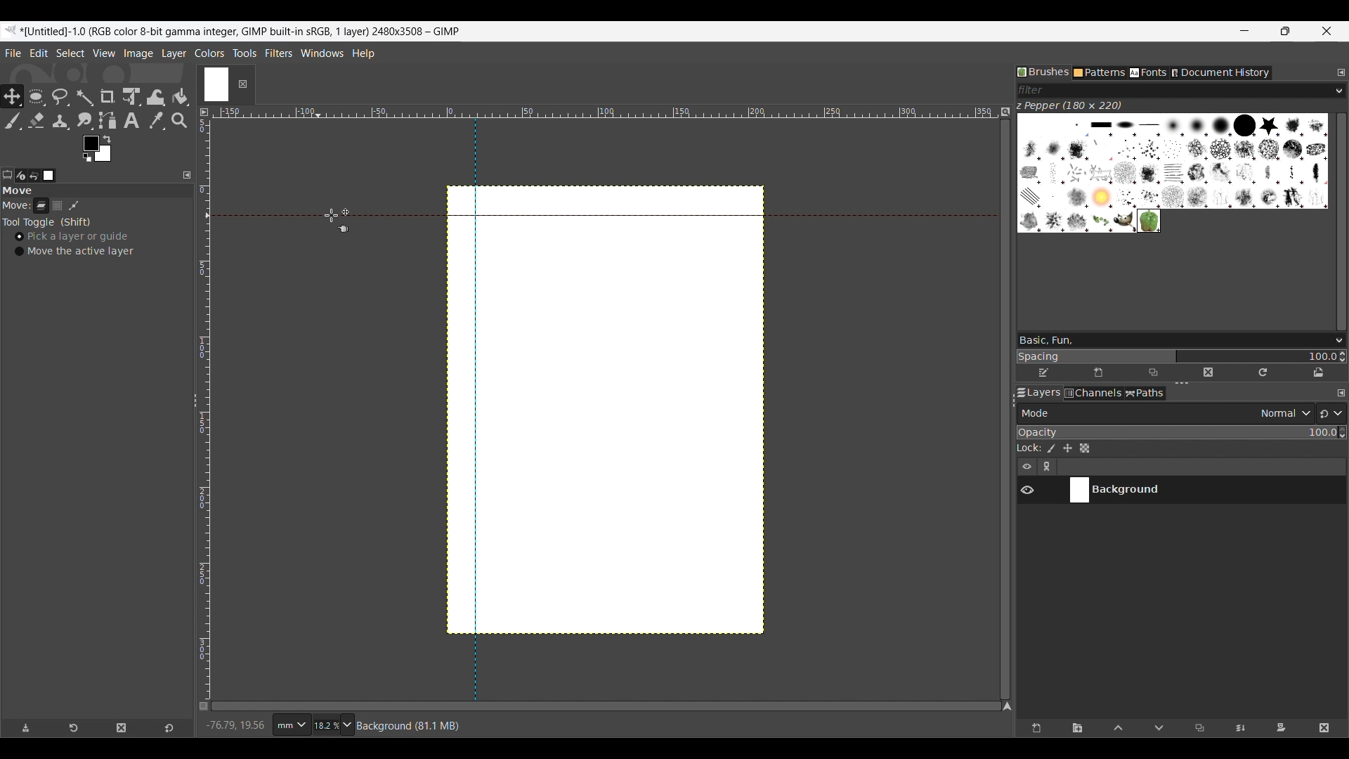  Describe the element at coordinates (1176, 356) in the screenshot. I see `Change spacing` at that location.